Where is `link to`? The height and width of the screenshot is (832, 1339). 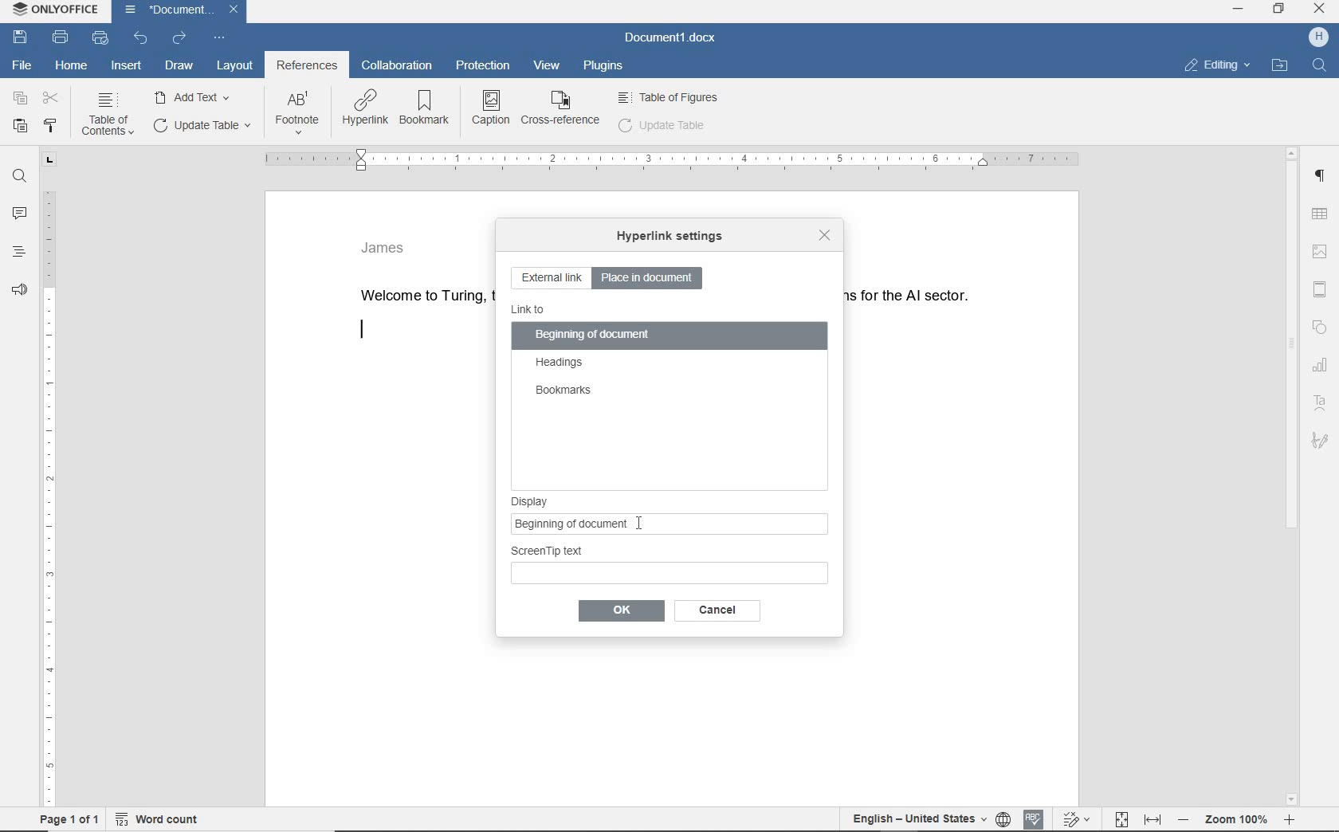
link to is located at coordinates (529, 310).